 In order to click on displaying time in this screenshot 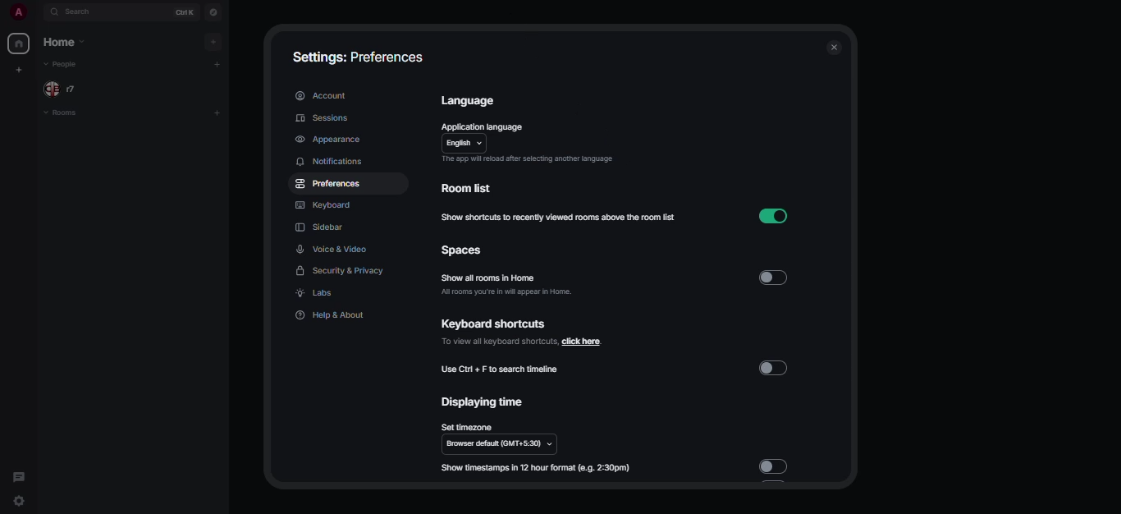, I will do `click(478, 402)`.